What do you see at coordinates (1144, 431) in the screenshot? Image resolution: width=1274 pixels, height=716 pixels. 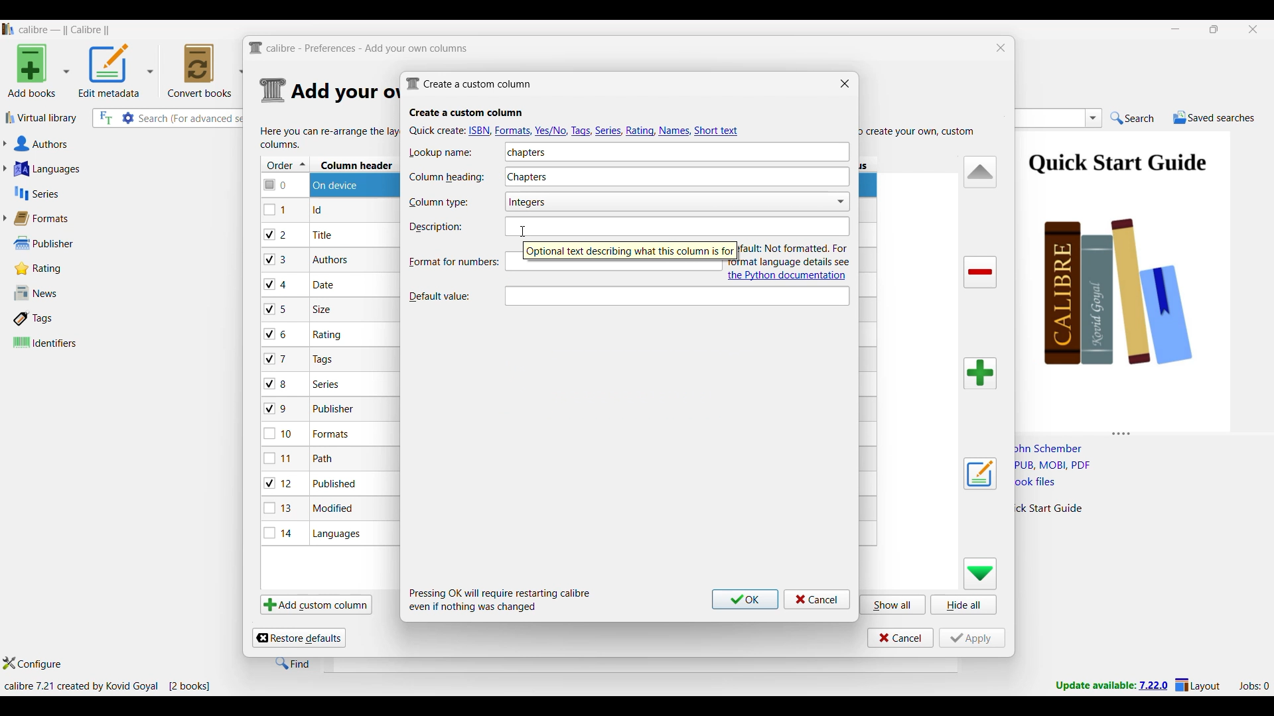 I see `Change height of columns attached to this panel` at bounding box center [1144, 431].